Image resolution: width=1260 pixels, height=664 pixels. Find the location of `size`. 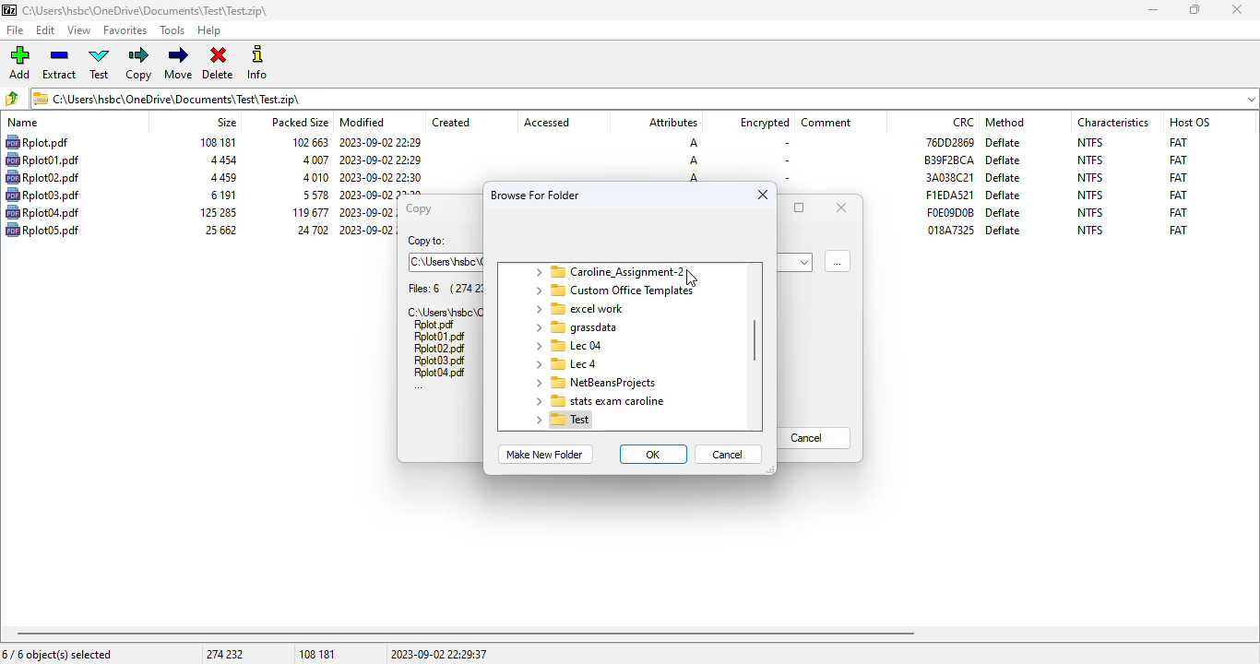

size is located at coordinates (226, 122).